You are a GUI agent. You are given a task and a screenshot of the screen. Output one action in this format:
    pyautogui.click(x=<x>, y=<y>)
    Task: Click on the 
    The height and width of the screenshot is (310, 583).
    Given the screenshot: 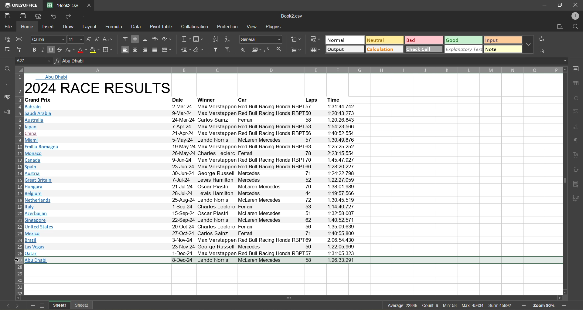 What is the action you would take?
    pyautogui.click(x=190, y=253)
    